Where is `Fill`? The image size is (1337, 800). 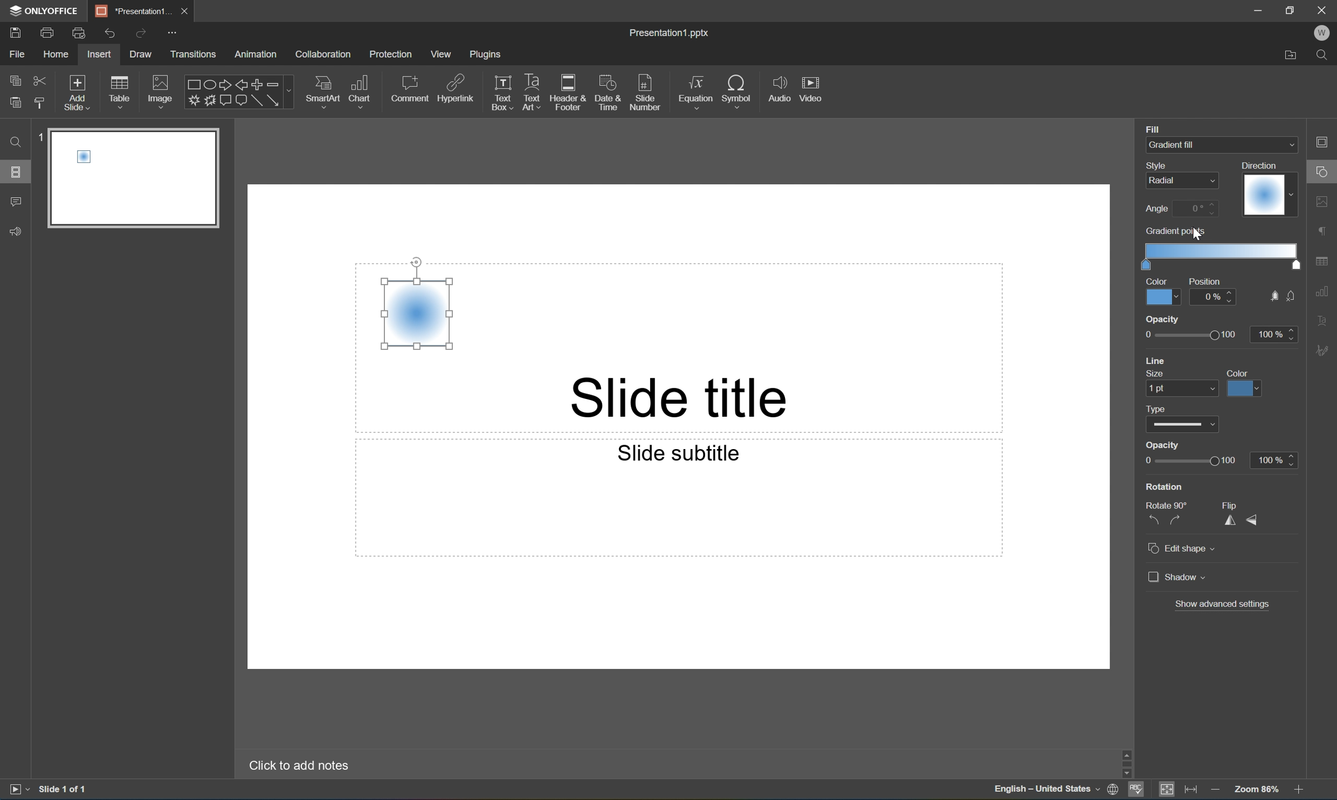
Fill is located at coordinates (1153, 128).